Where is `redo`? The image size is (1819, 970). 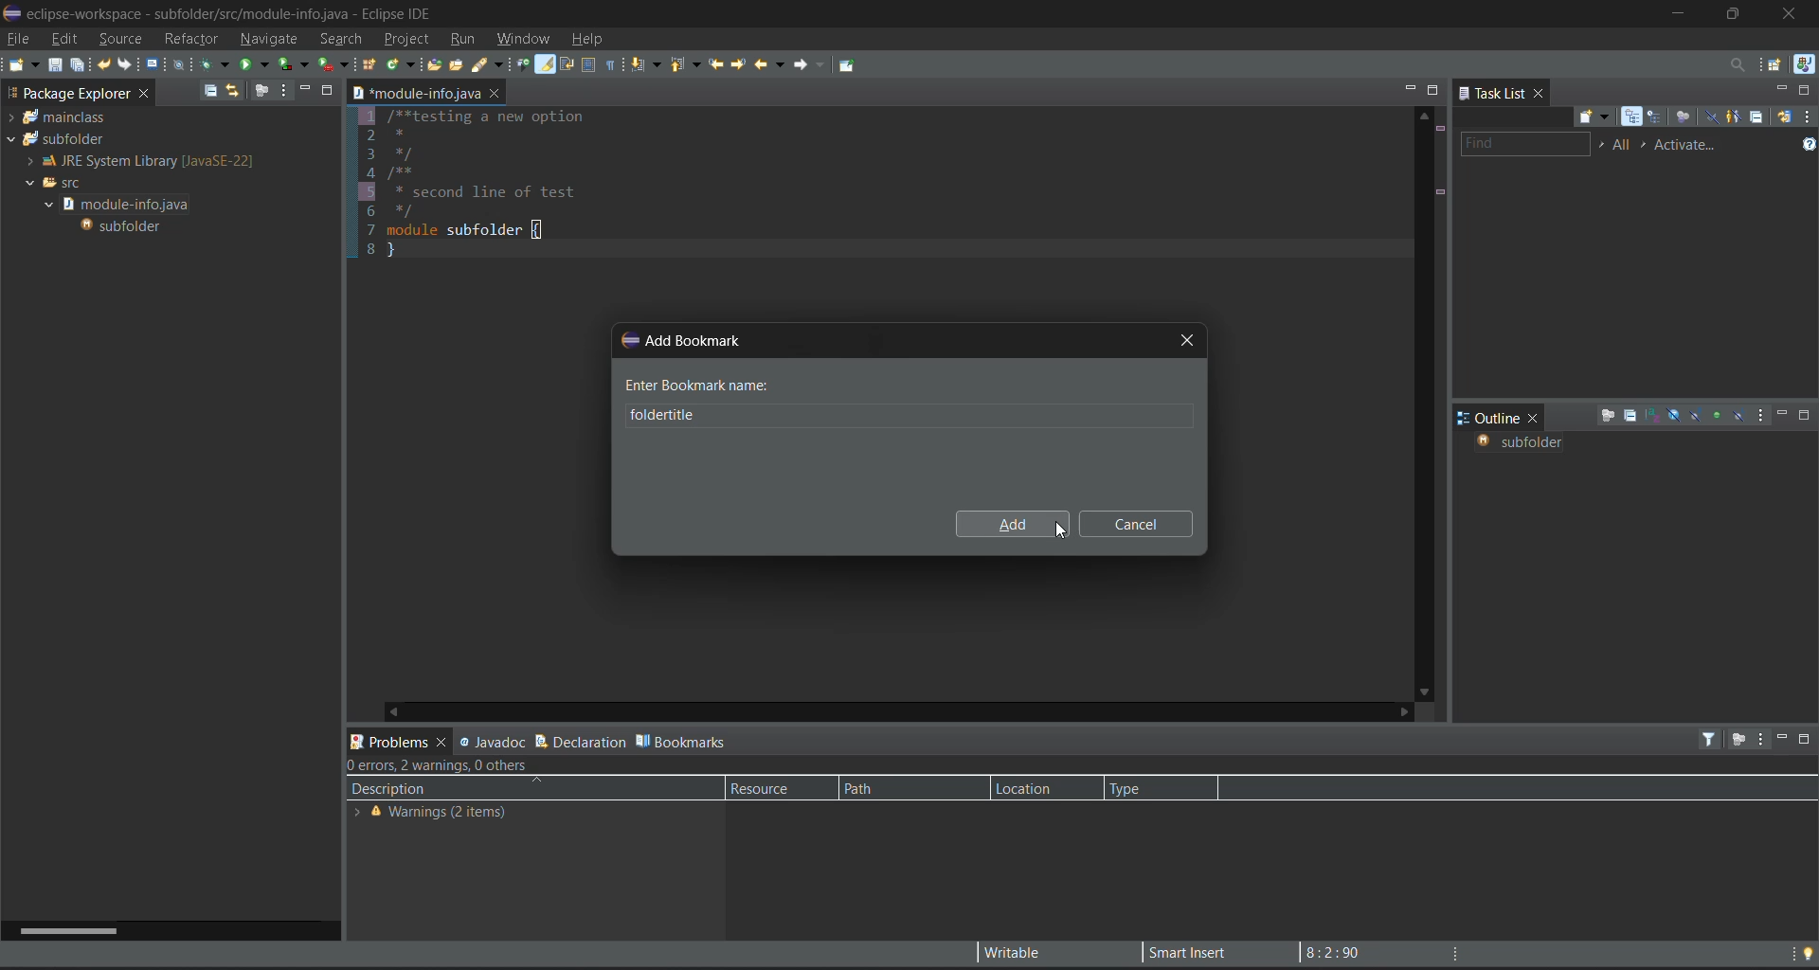
redo is located at coordinates (128, 64).